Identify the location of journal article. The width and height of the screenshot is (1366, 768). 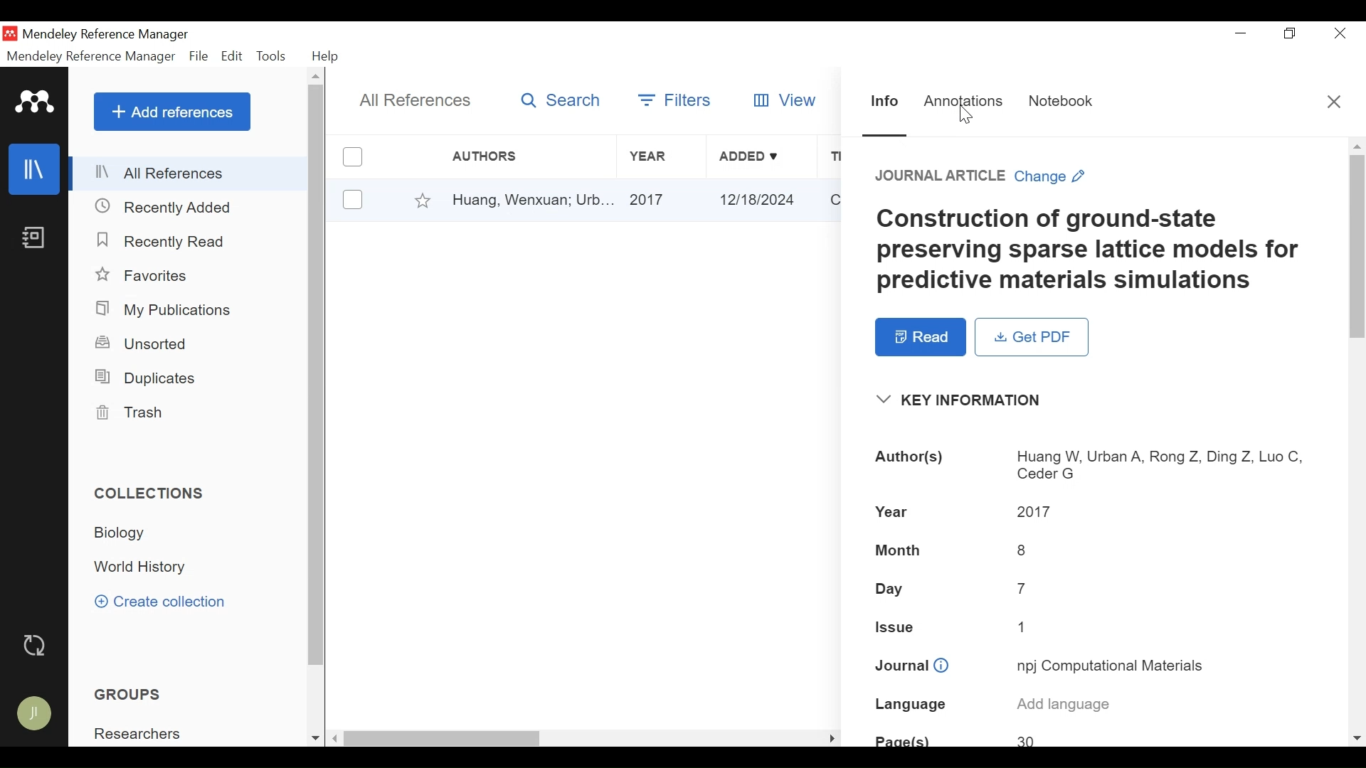
(941, 176).